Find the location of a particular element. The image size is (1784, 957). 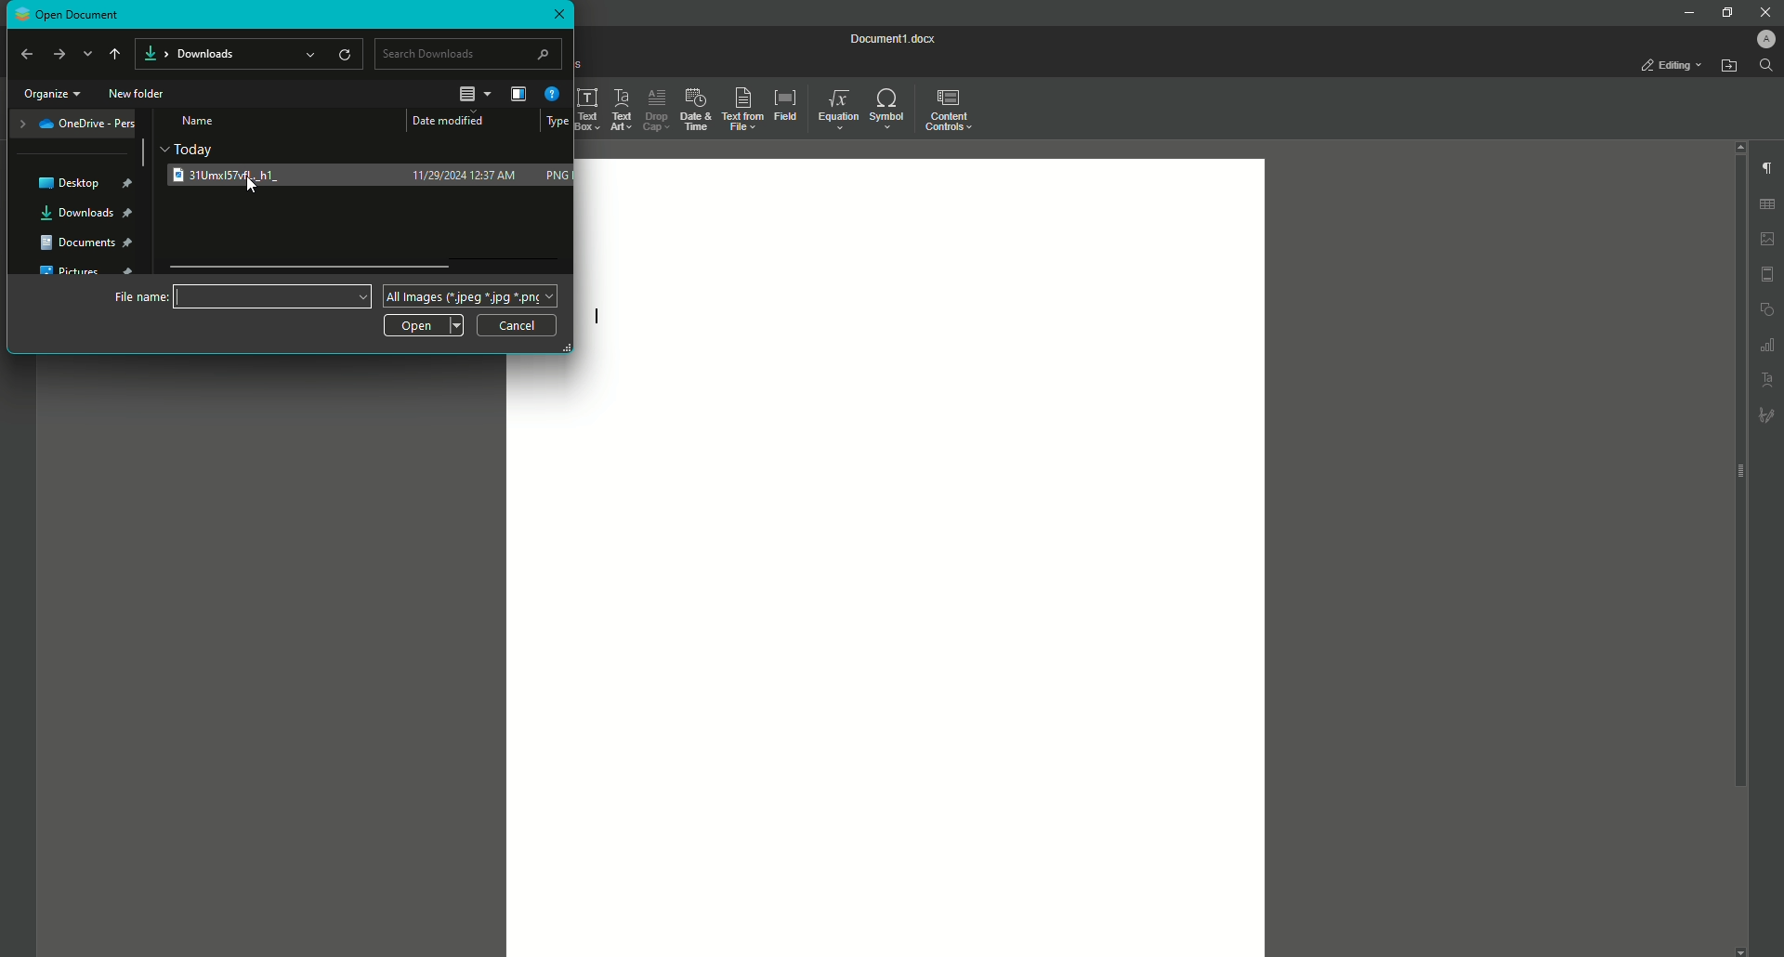

OneDrive - Personal is located at coordinates (76, 125).